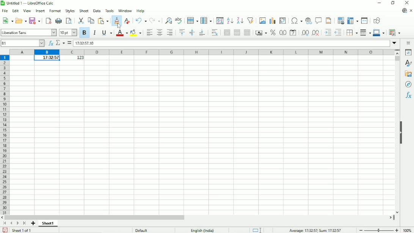  I want to click on Font color, so click(121, 33).